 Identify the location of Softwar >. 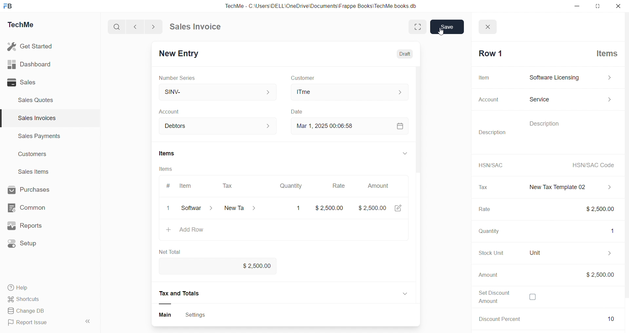
(196, 209).